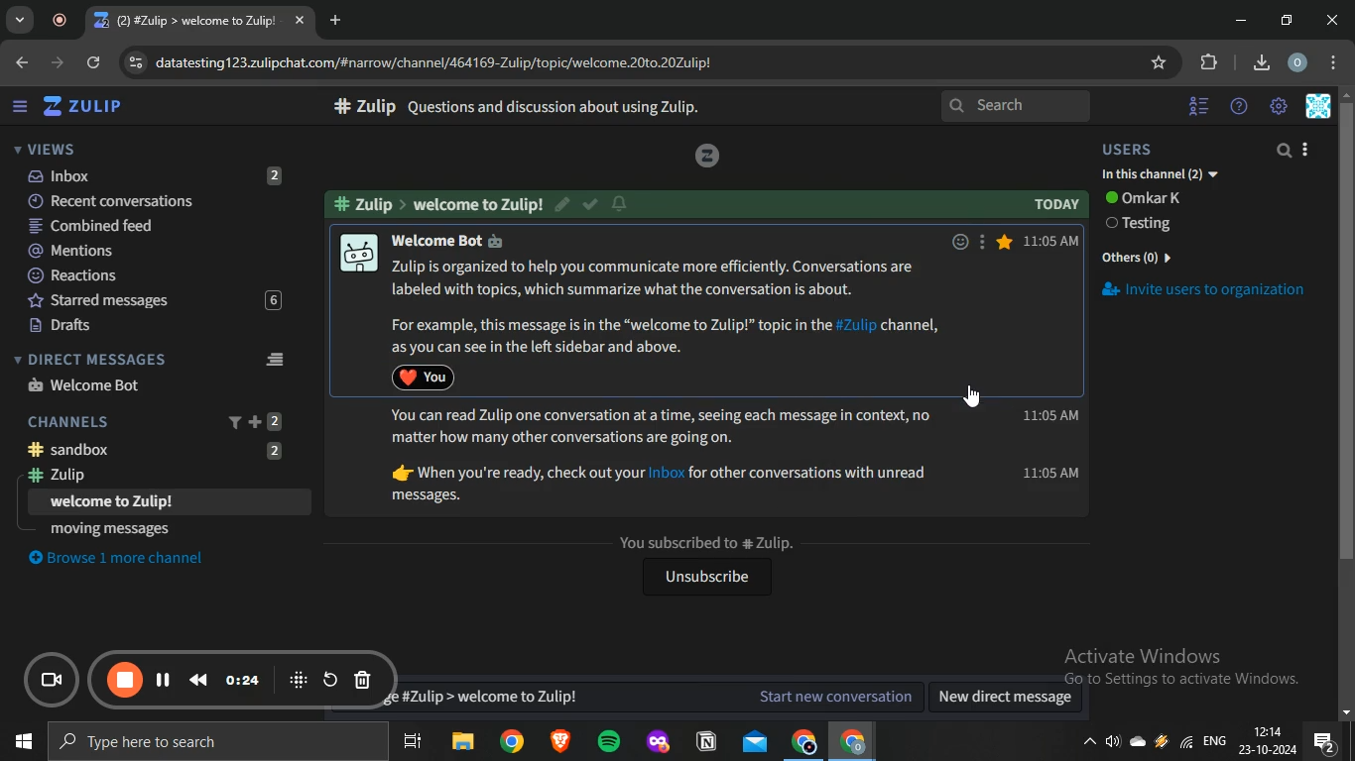 The width and height of the screenshot is (1355, 761). What do you see at coordinates (464, 743) in the screenshot?
I see `file explorer` at bounding box center [464, 743].